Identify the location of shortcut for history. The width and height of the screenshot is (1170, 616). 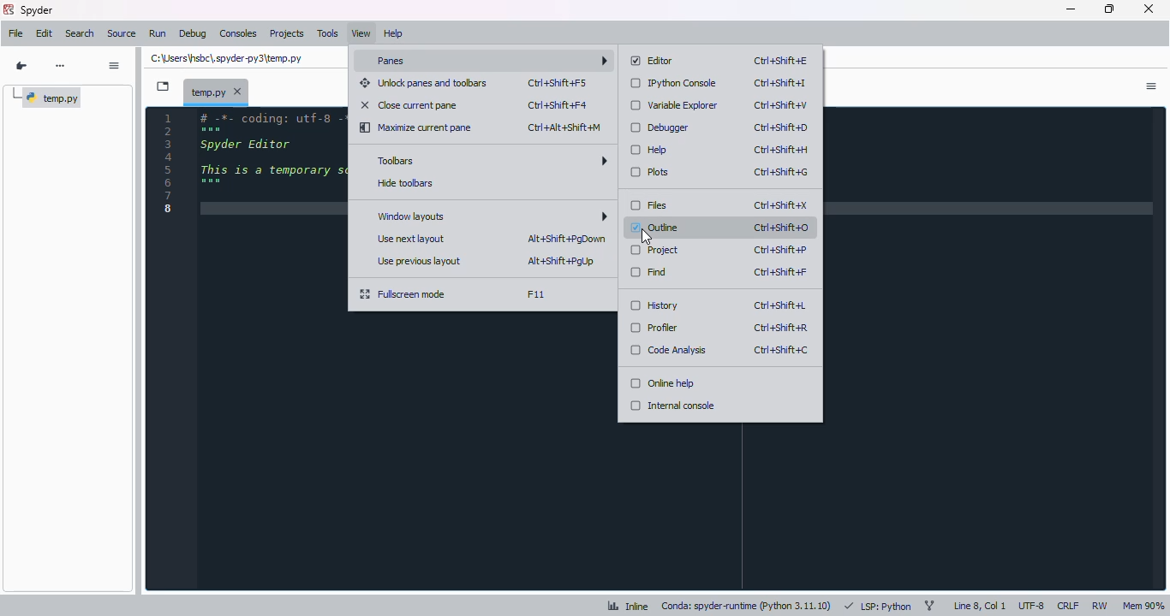
(781, 305).